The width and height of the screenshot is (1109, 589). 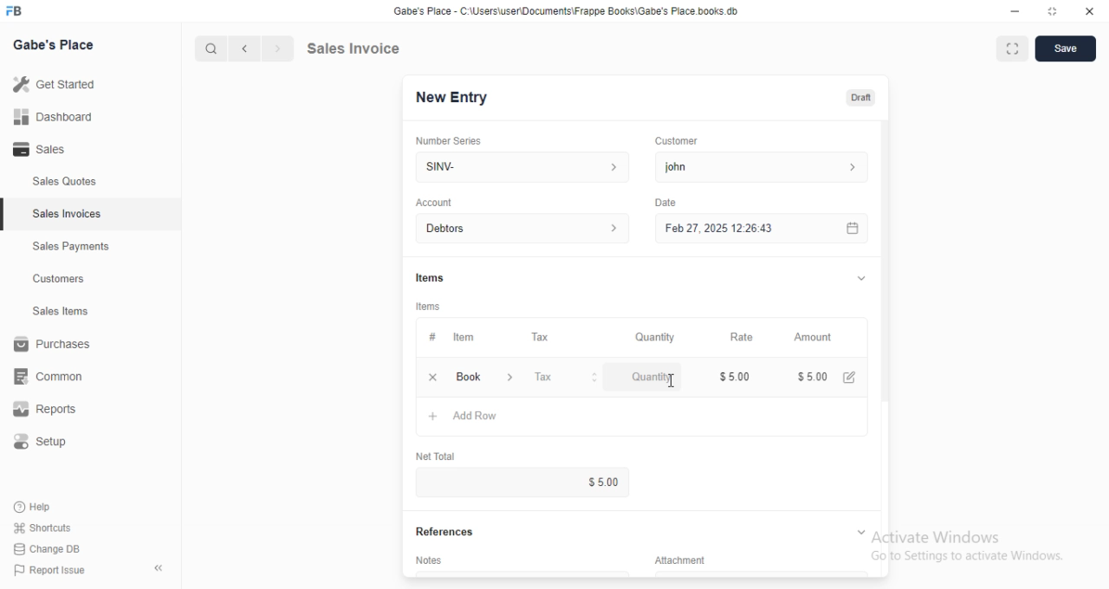 What do you see at coordinates (71, 247) in the screenshot?
I see `Sales Payments` at bounding box center [71, 247].